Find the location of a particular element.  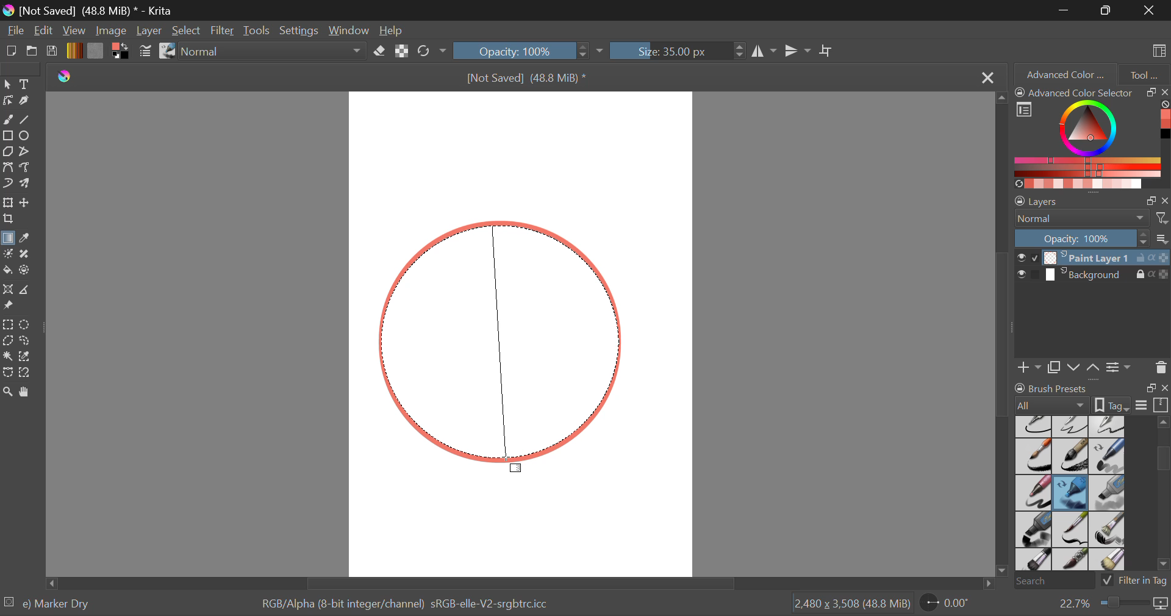

Open is located at coordinates (33, 52).